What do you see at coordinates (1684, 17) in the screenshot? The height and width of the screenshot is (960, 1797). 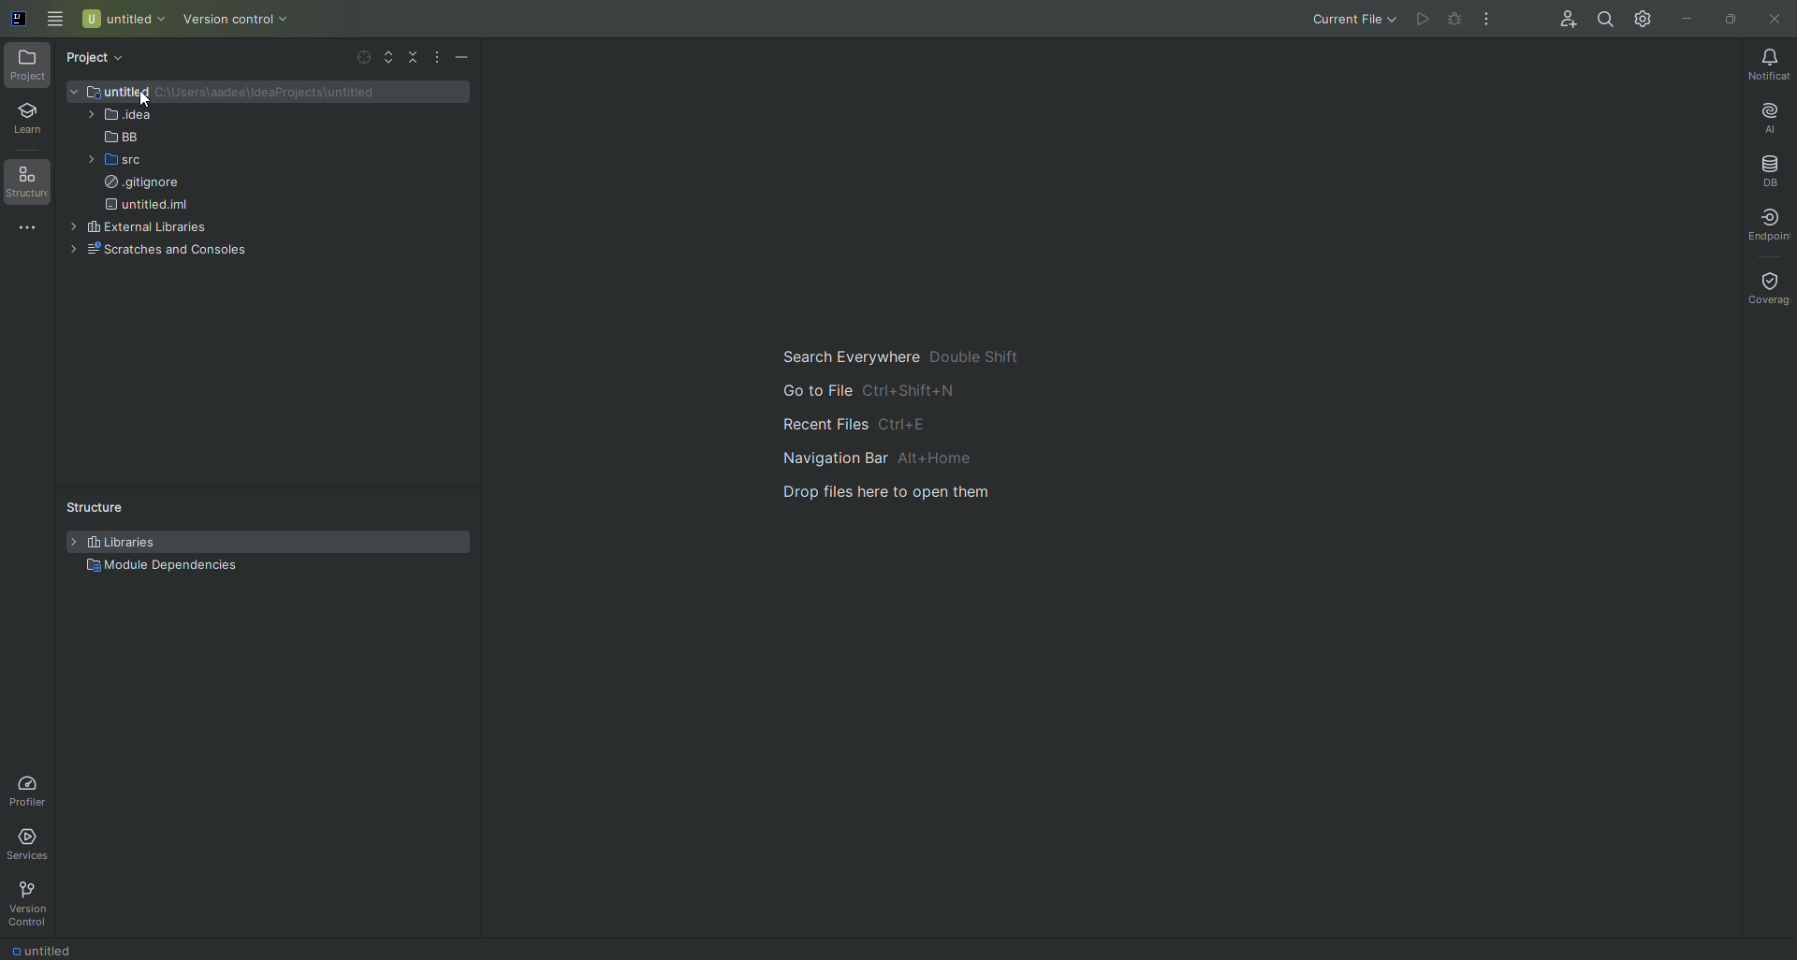 I see `Minimize` at bounding box center [1684, 17].